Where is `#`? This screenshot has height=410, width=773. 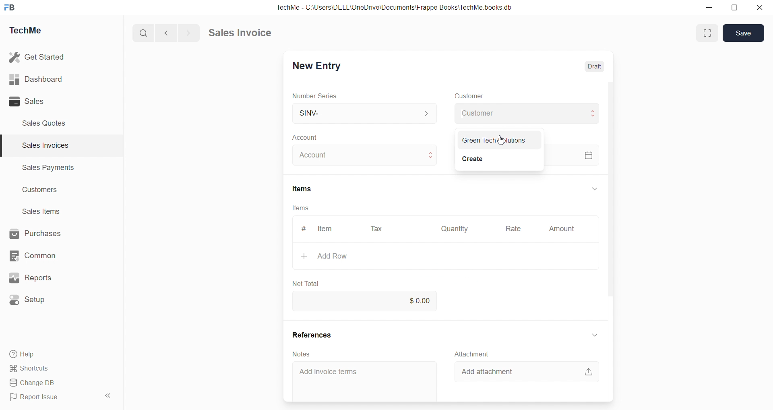 # is located at coordinates (304, 229).